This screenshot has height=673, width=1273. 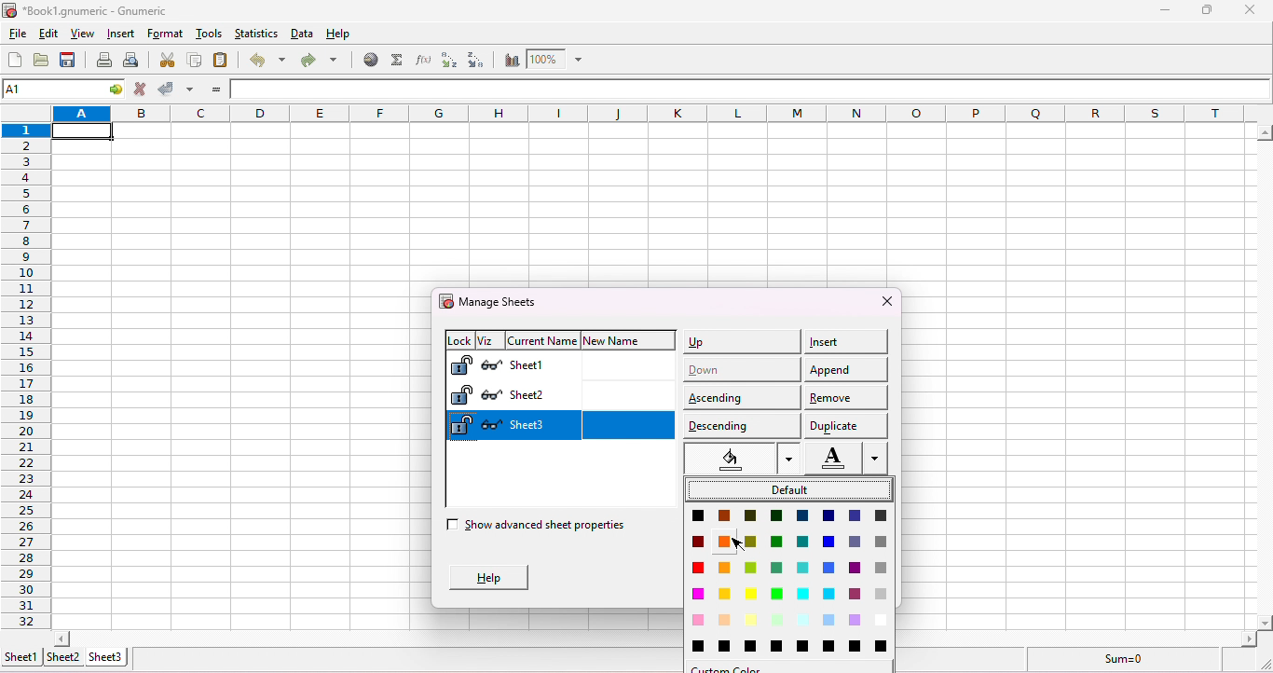 What do you see at coordinates (1166, 10) in the screenshot?
I see `minimize` at bounding box center [1166, 10].